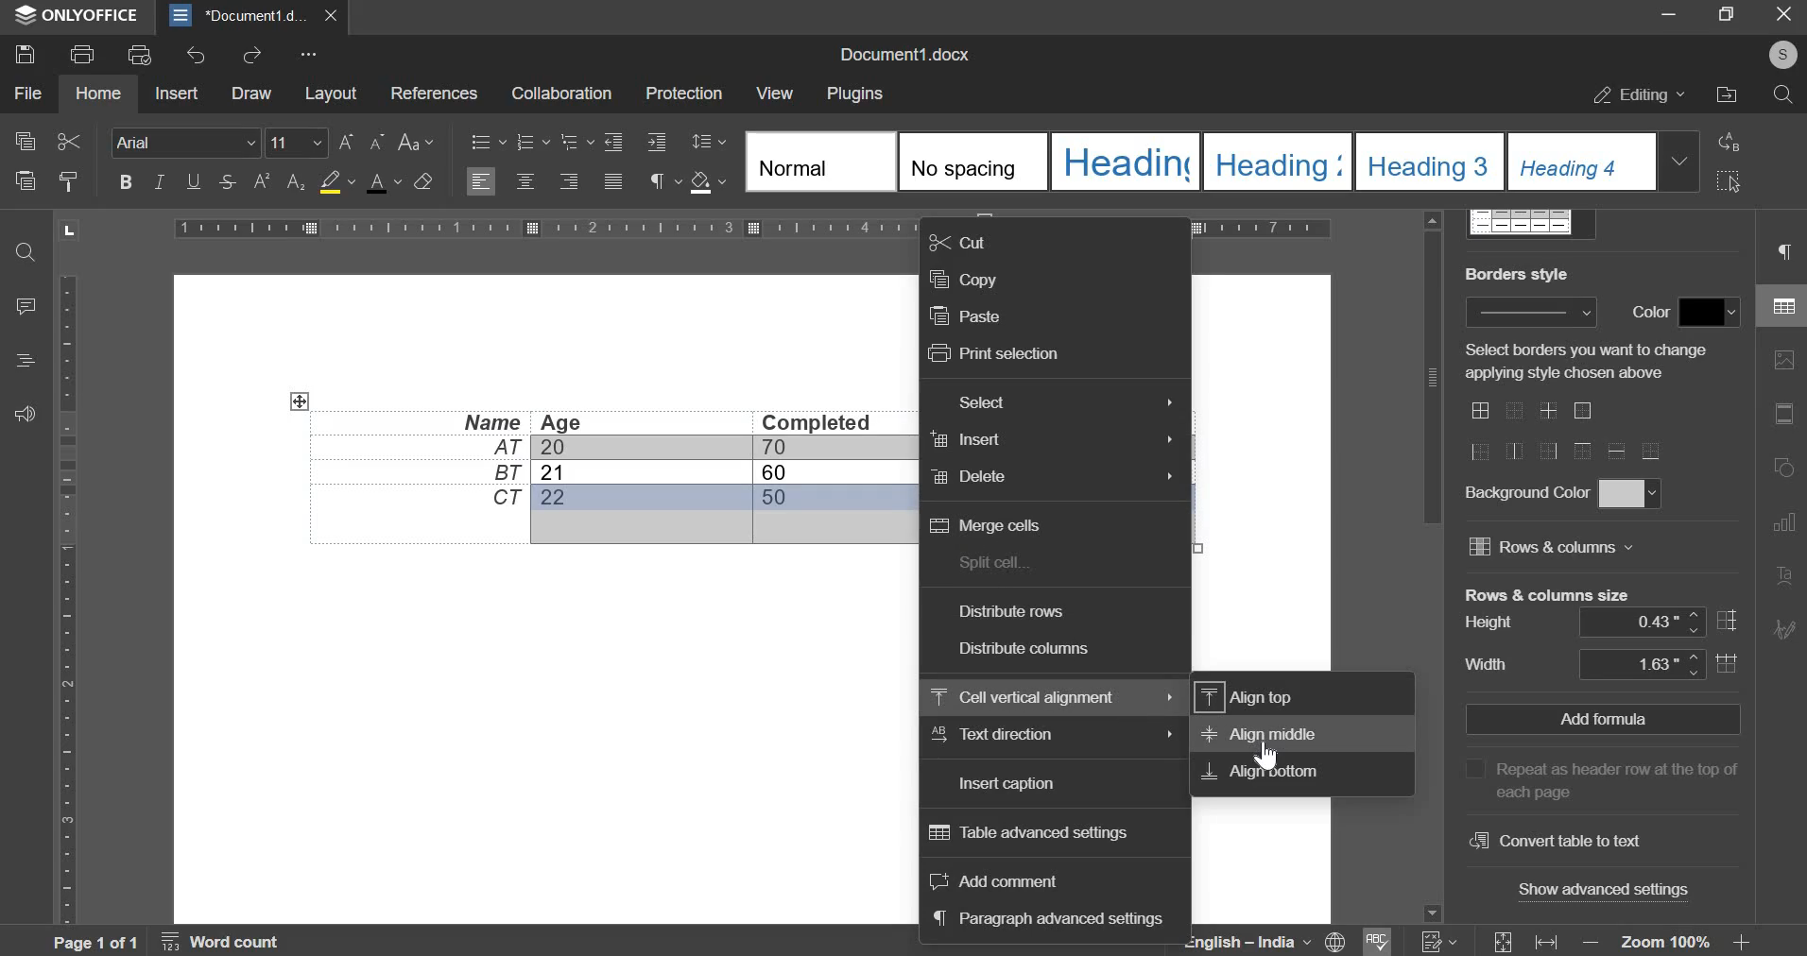 The image size is (1807, 956). I want to click on horizontal scale, so click(67, 587).